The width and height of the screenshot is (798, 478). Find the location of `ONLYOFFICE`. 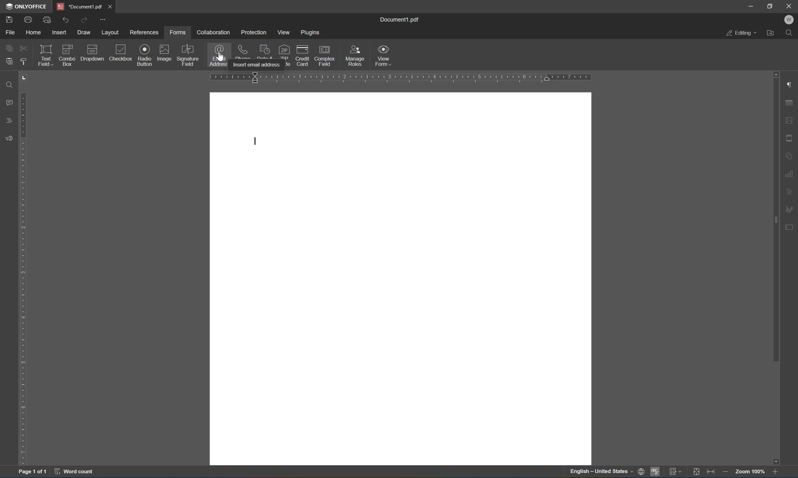

ONLYOFFICE is located at coordinates (24, 6).